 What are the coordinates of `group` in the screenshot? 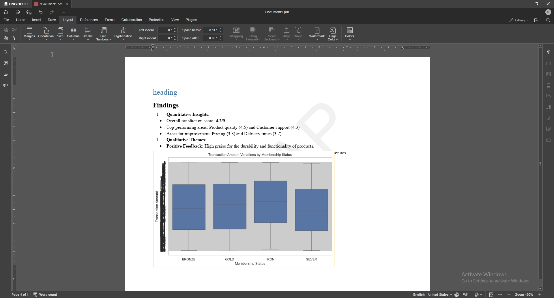 It's located at (298, 33).